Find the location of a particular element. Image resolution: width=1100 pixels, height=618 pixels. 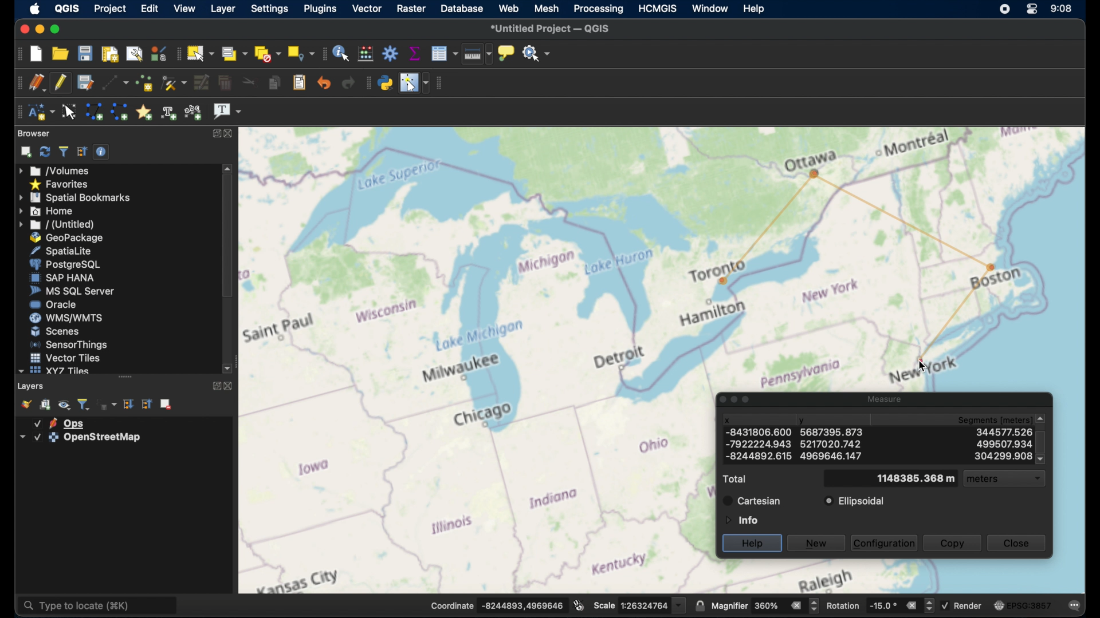

save project is located at coordinates (85, 53).